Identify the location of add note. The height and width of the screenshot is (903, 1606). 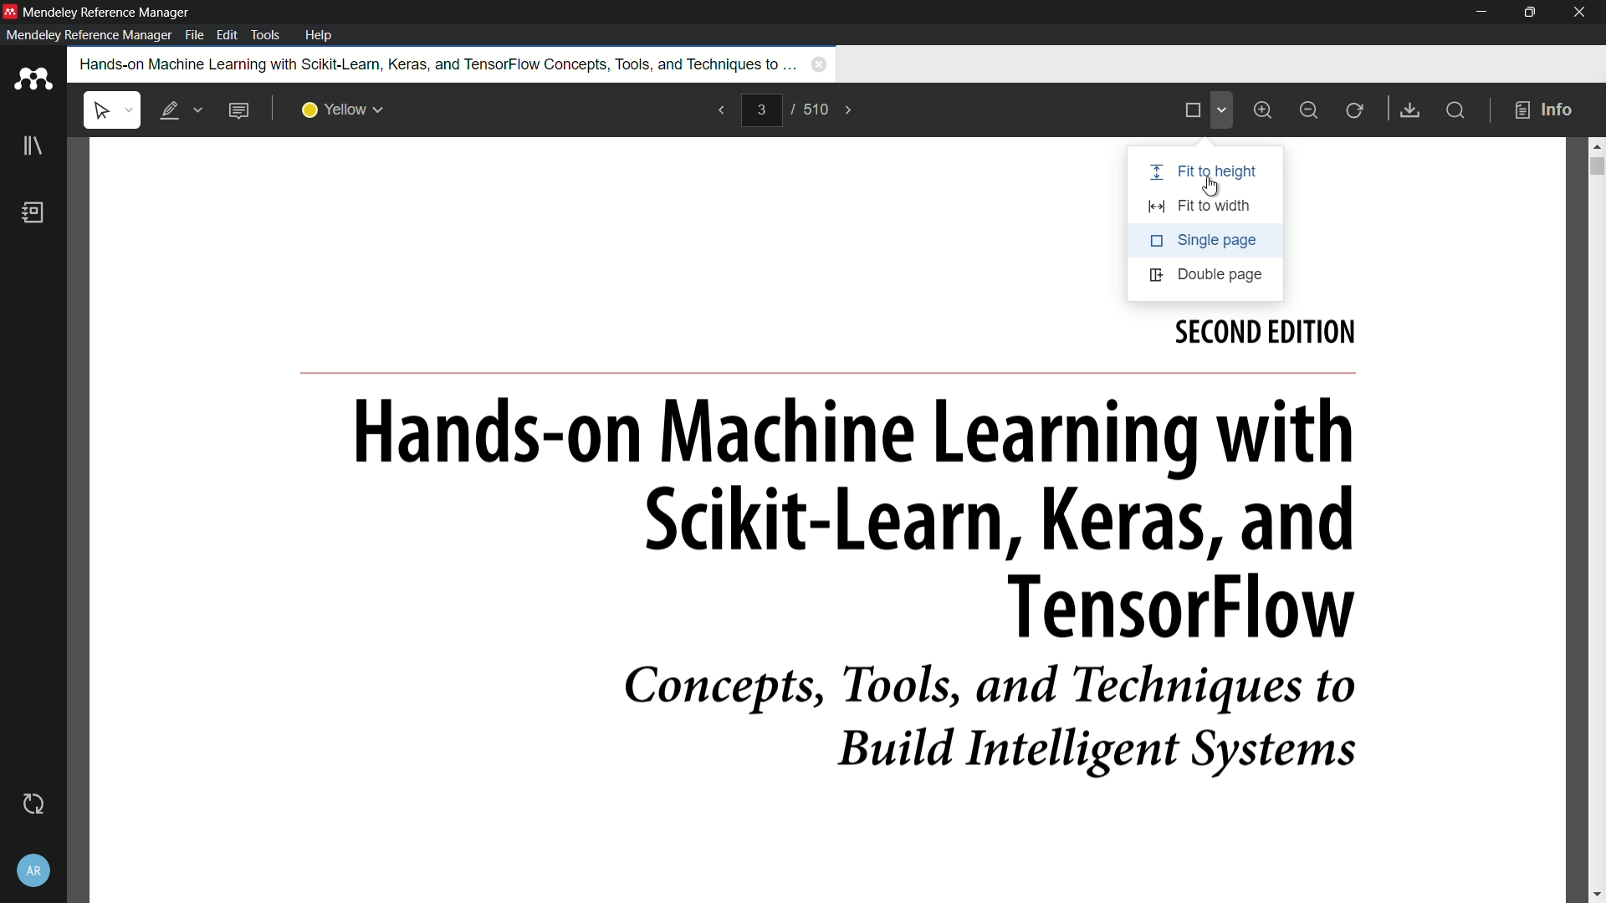
(238, 110).